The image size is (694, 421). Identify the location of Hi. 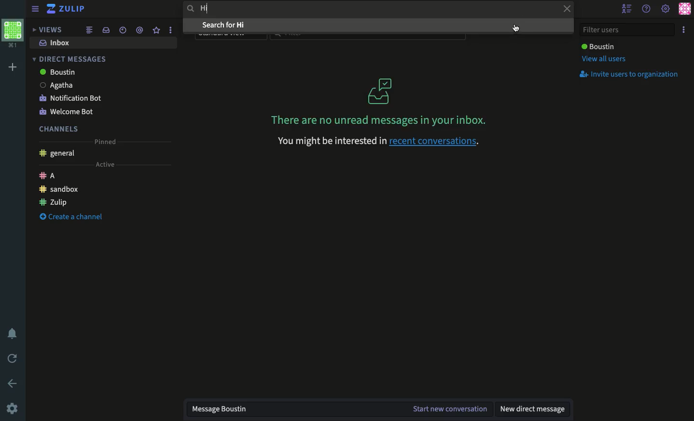
(202, 8).